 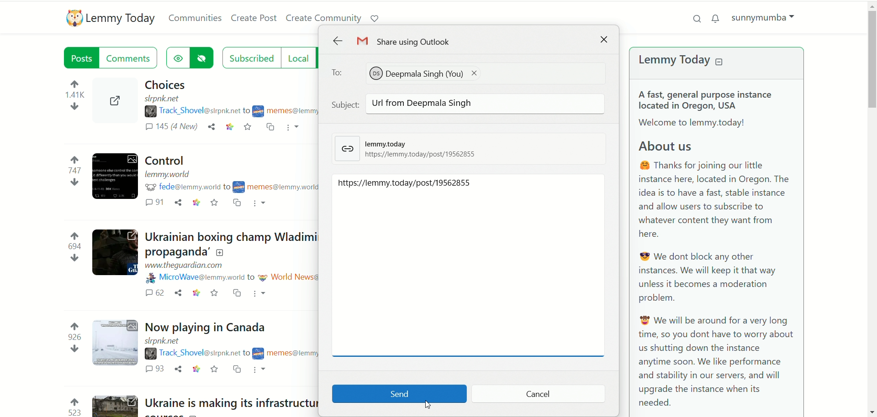 What do you see at coordinates (177, 369) in the screenshot?
I see `share` at bounding box center [177, 369].